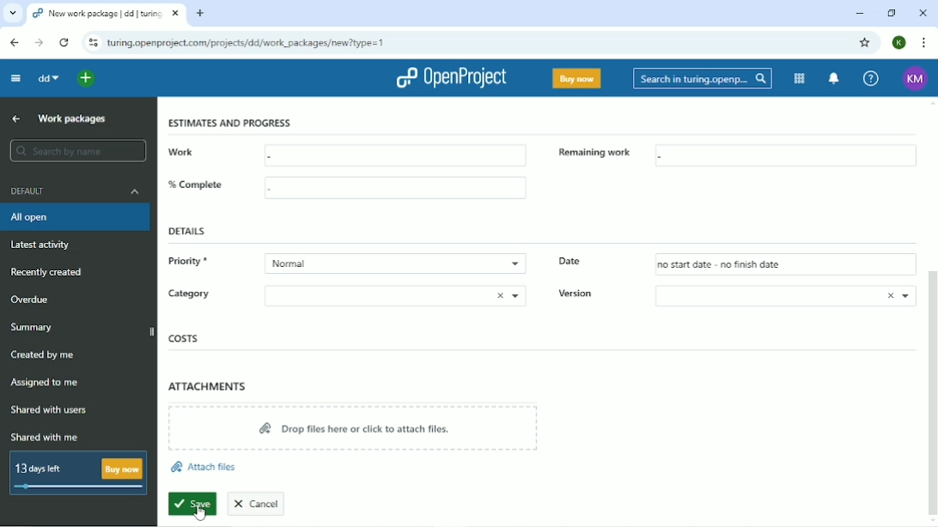  What do you see at coordinates (898, 42) in the screenshot?
I see `K` at bounding box center [898, 42].